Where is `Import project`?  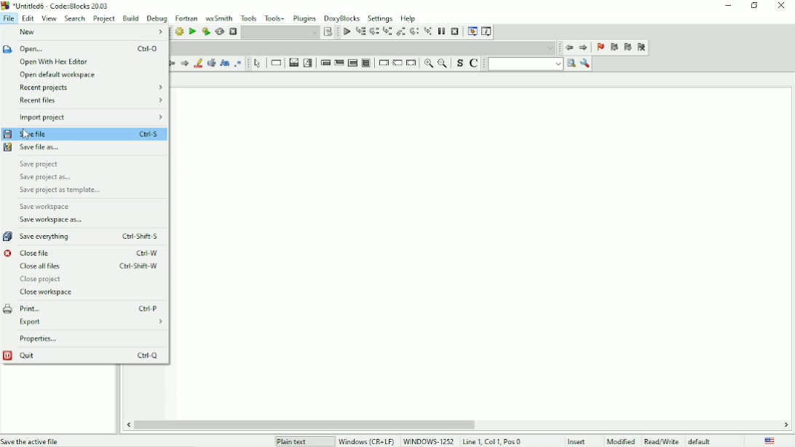 Import project is located at coordinates (90, 116).